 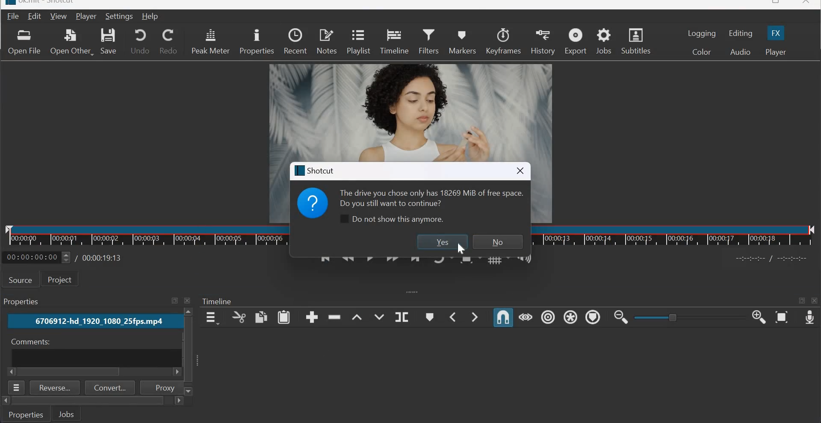 I want to click on Source, so click(x=21, y=279).